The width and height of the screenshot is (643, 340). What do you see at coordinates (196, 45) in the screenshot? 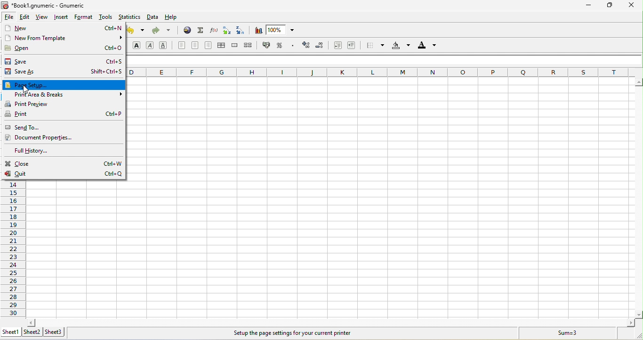
I see `center` at bounding box center [196, 45].